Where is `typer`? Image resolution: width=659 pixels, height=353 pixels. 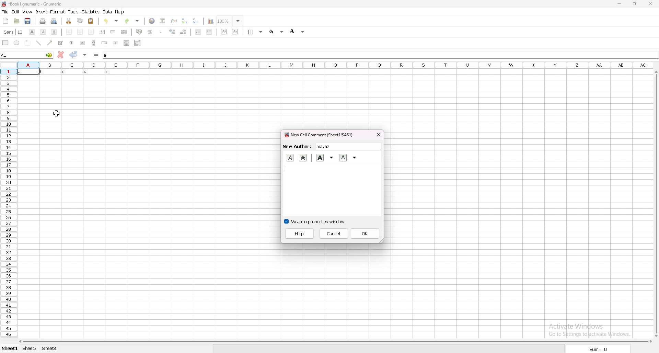
typer is located at coordinates (287, 169).